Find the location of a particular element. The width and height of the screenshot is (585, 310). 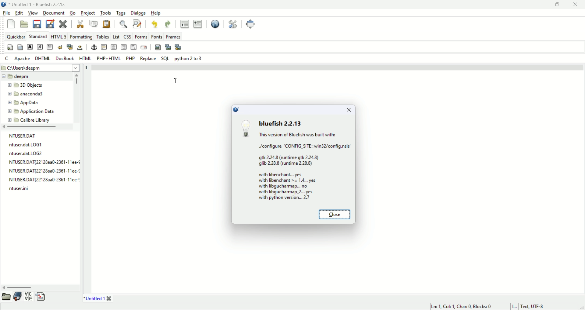

insert thumbnail is located at coordinates (168, 47).